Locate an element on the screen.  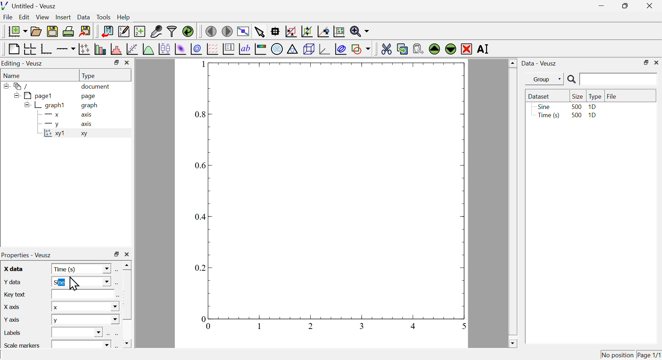
text box is located at coordinates (82, 294).